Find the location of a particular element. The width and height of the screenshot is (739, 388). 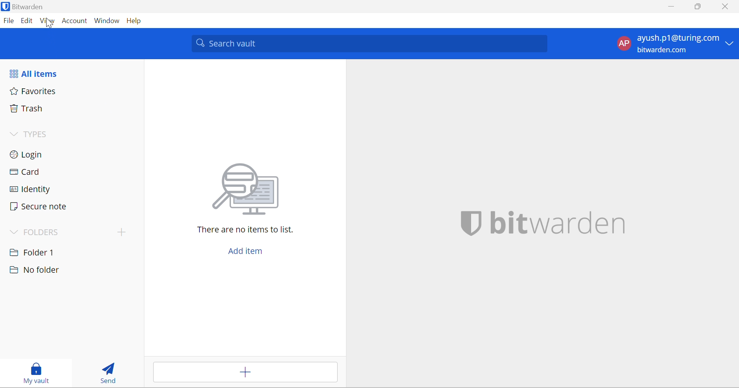

My vault is located at coordinates (33, 373).